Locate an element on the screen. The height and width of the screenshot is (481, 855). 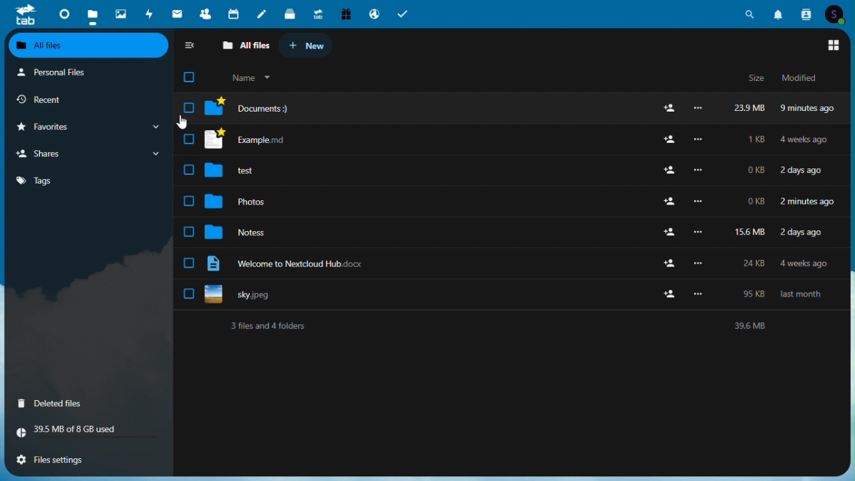
all files is located at coordinates (88, 45).